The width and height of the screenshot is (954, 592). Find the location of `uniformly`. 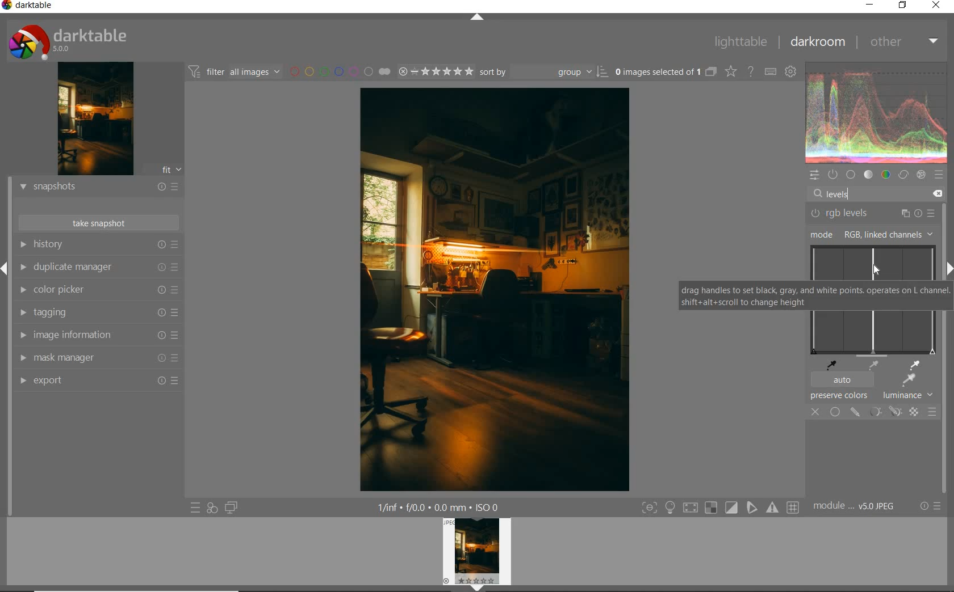

uniformly is located at coordinates (835, 412).